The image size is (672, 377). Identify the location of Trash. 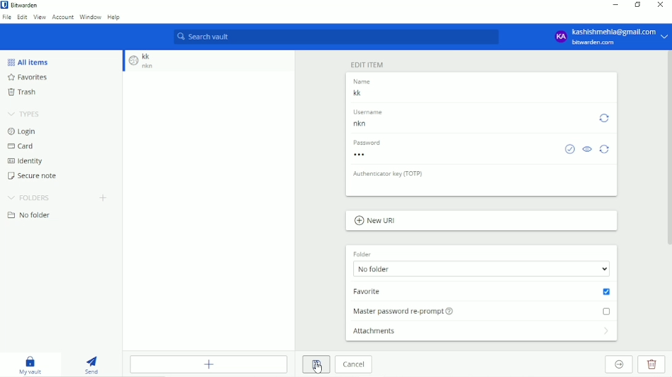
(24, 92).